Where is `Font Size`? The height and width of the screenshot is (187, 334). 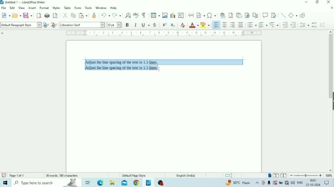 Font Size is located at coordinates (114, 25).